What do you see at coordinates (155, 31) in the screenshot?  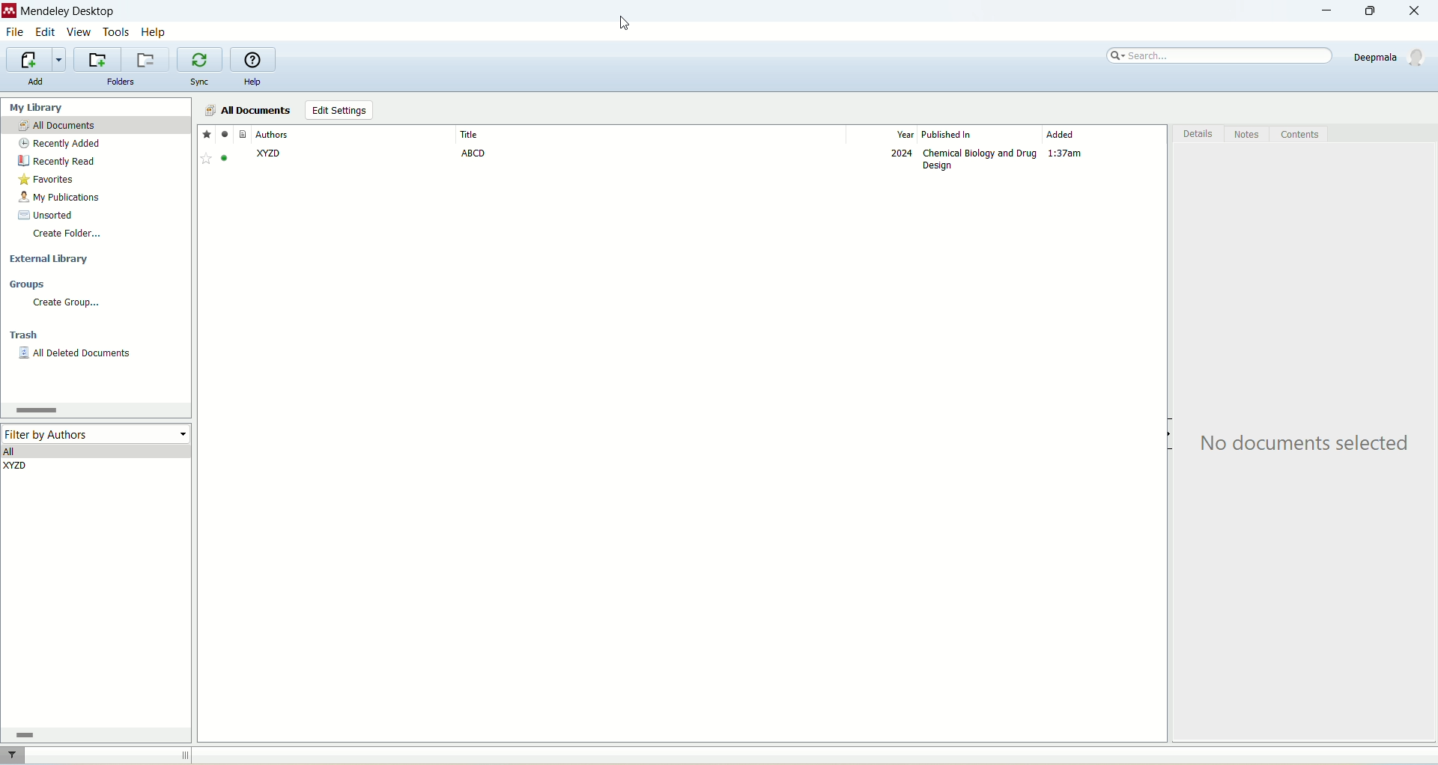 I see `help` at bounding box center [155, 31].